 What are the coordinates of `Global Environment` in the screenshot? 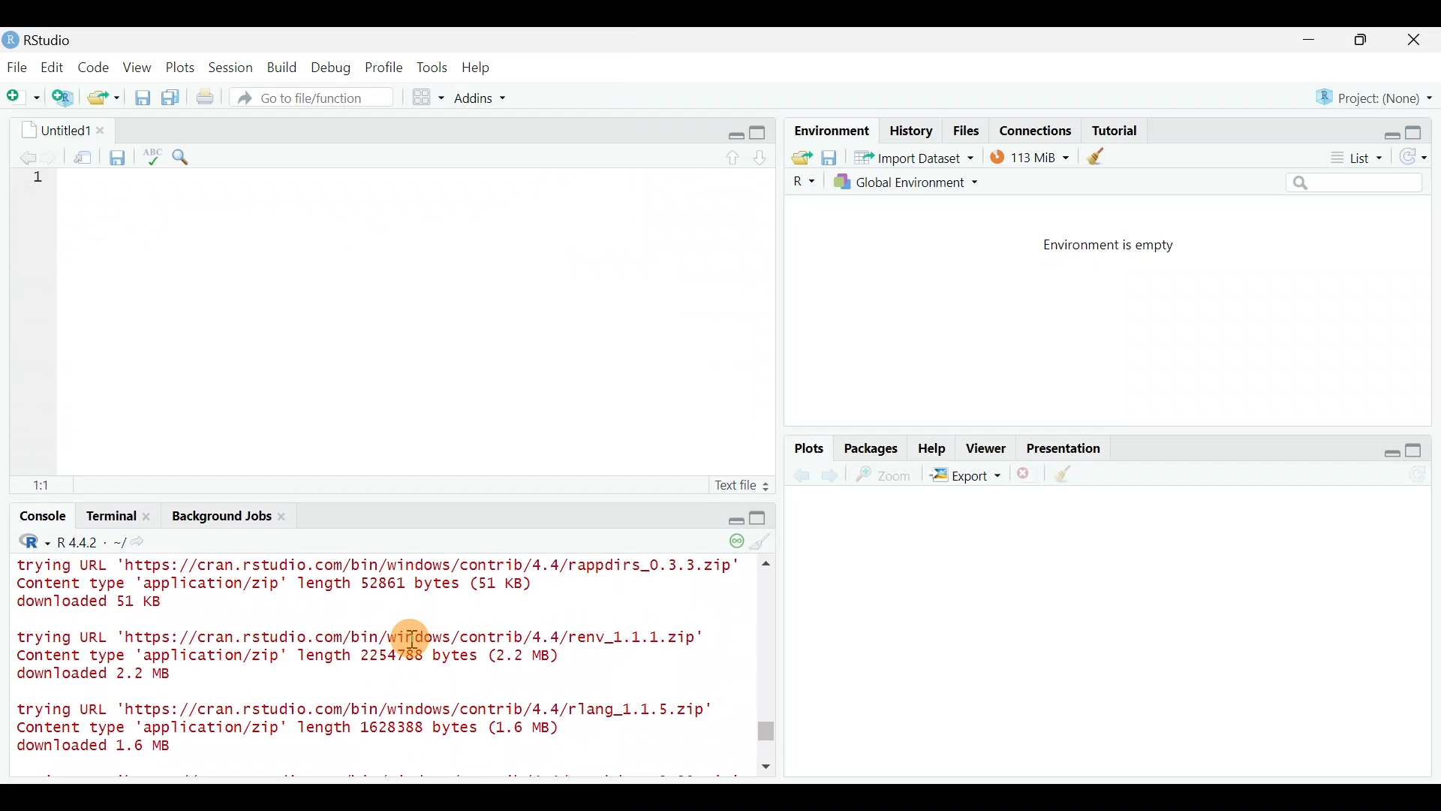 It's located at (918, 182).